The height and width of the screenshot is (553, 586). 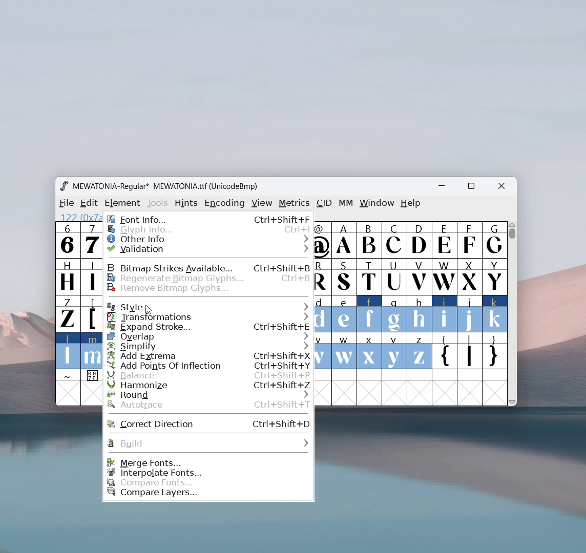 What do you see at coordinates (370, 277) in the screenshot?
I see `T` at bounding box center [370, 277].